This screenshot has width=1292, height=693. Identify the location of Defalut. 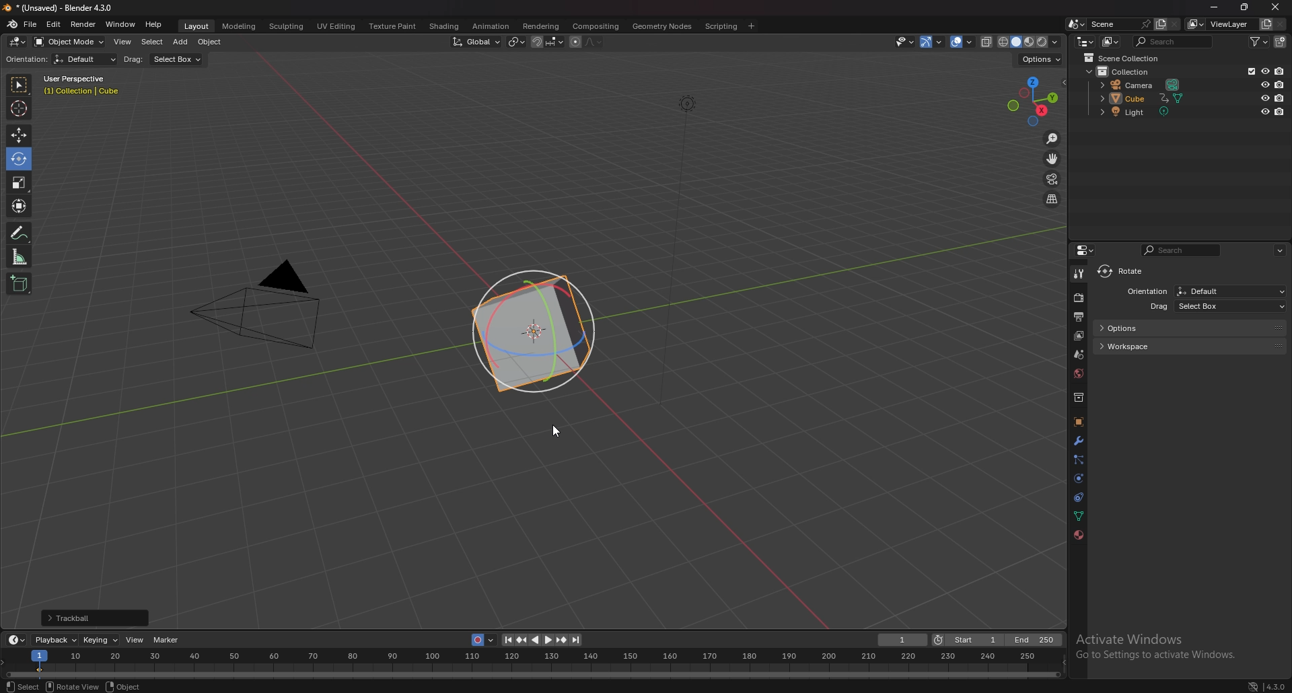
(1231, 291).